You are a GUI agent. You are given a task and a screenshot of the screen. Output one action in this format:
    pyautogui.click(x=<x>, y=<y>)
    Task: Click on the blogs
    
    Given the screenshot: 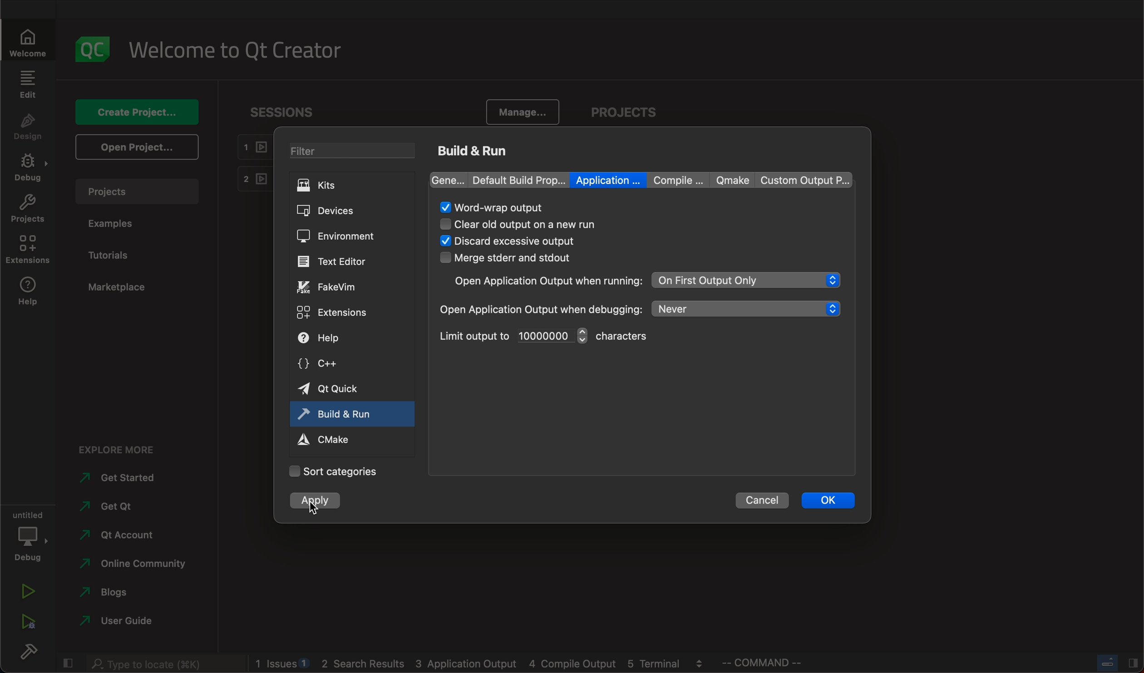 What is the action you would take?
    pyautogui.click(x=482, y=663)
    